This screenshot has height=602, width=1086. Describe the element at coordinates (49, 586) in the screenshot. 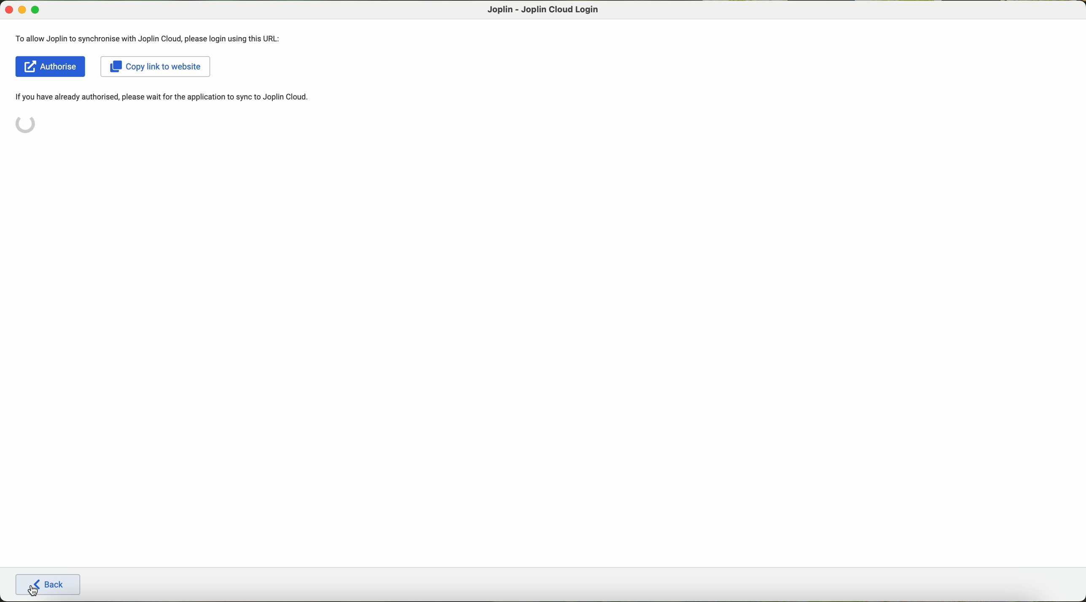

I see `click on back button` at that location.